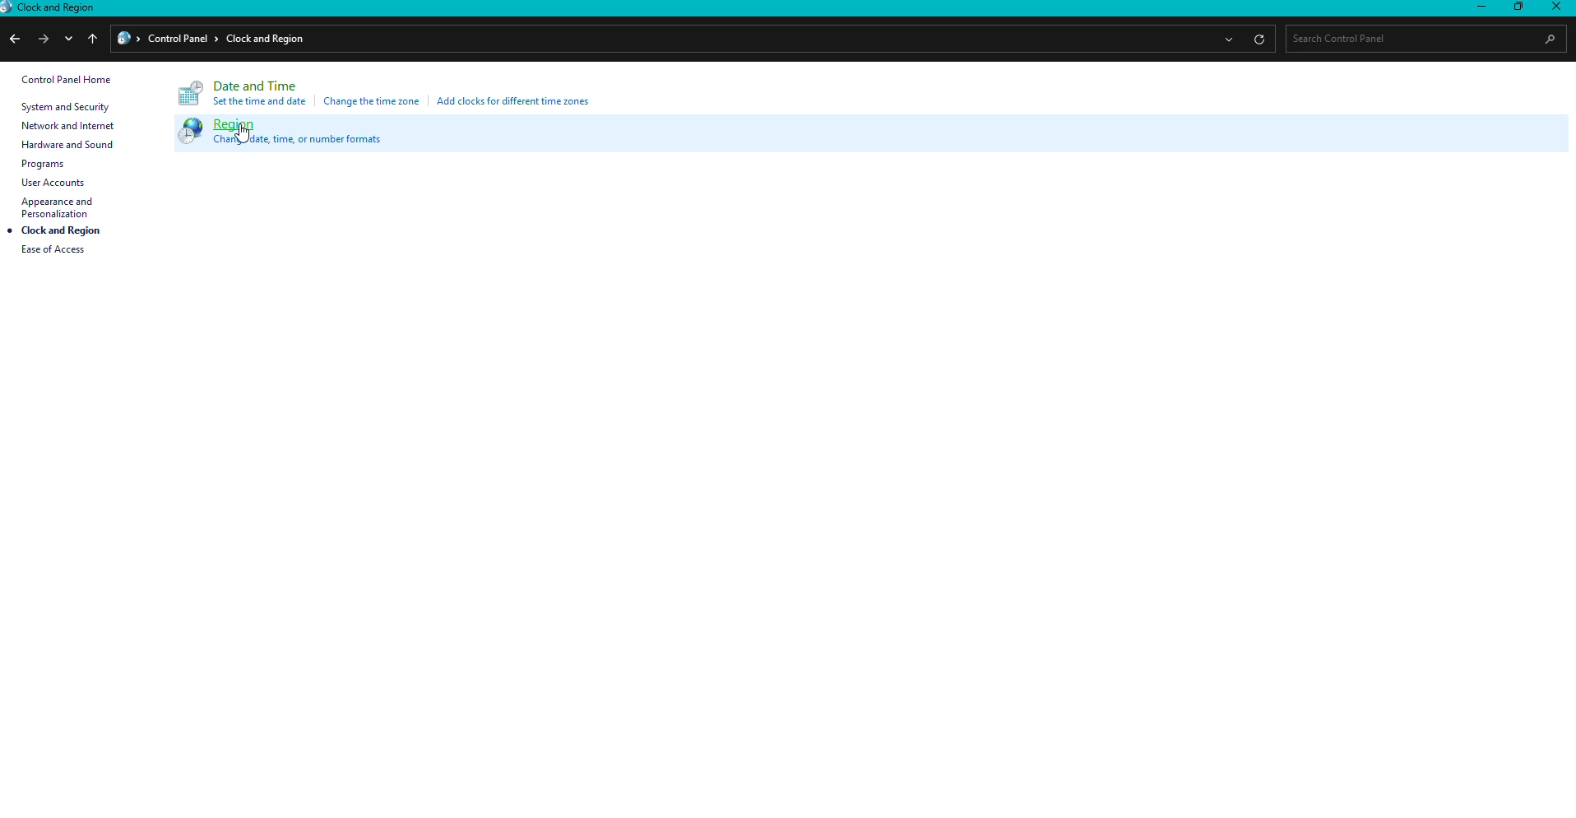 This screenshot has width=1576, height=818. I want to click on Control panel home, so click(67, 80).